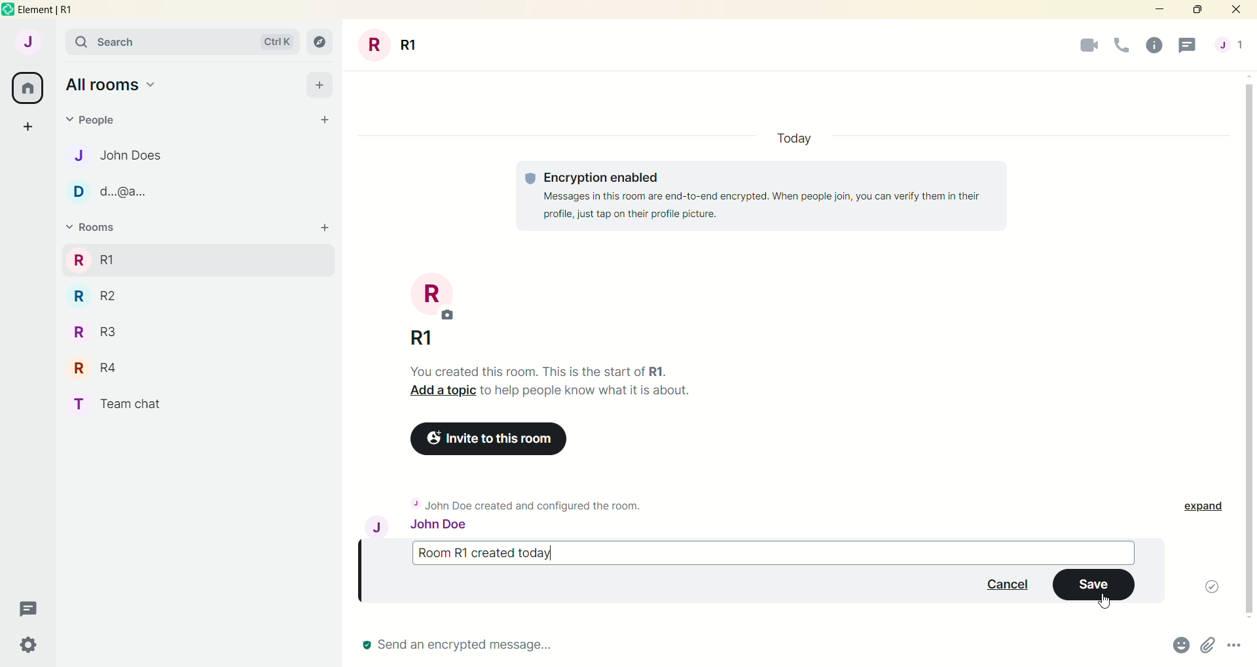 This screenshot has width=1257, height=667. I want to click on maximize, so click(1197, 11).